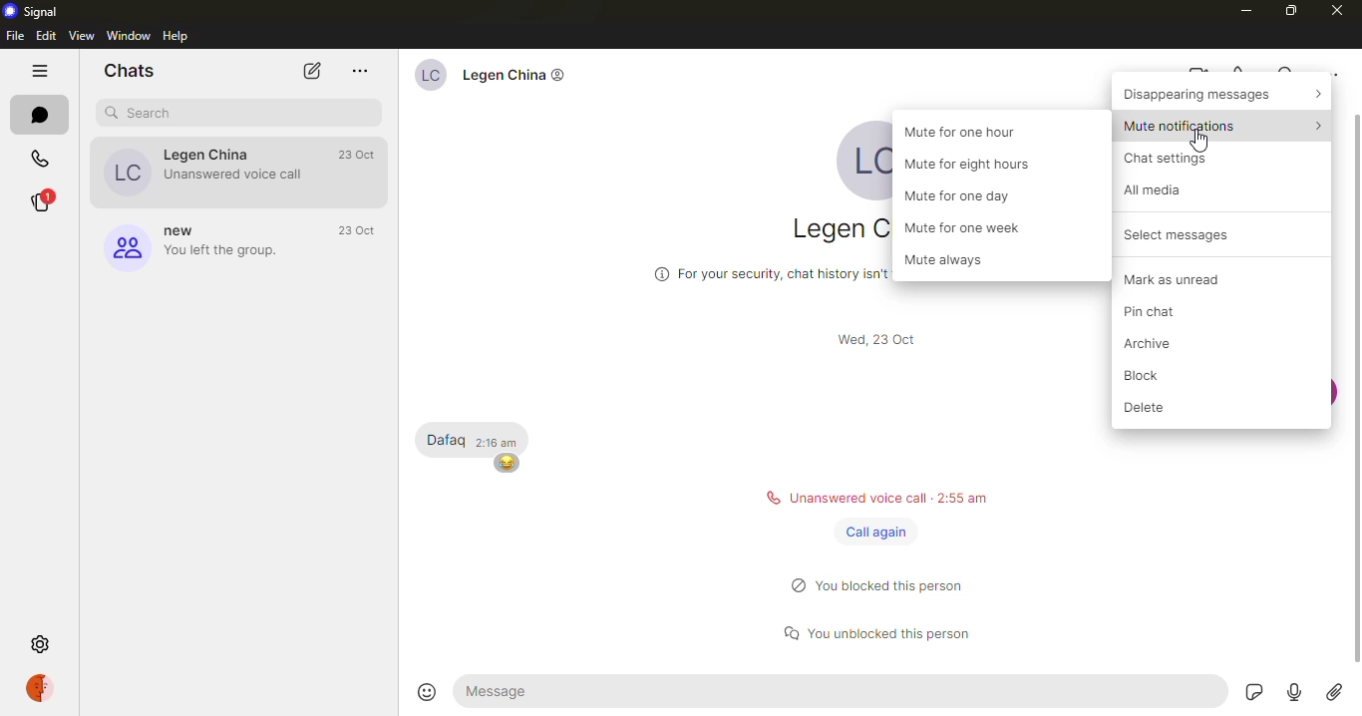 Image resolution: width=1362 pixels, height=716 pixels. I want to click on cursor, so click(1198, 143).